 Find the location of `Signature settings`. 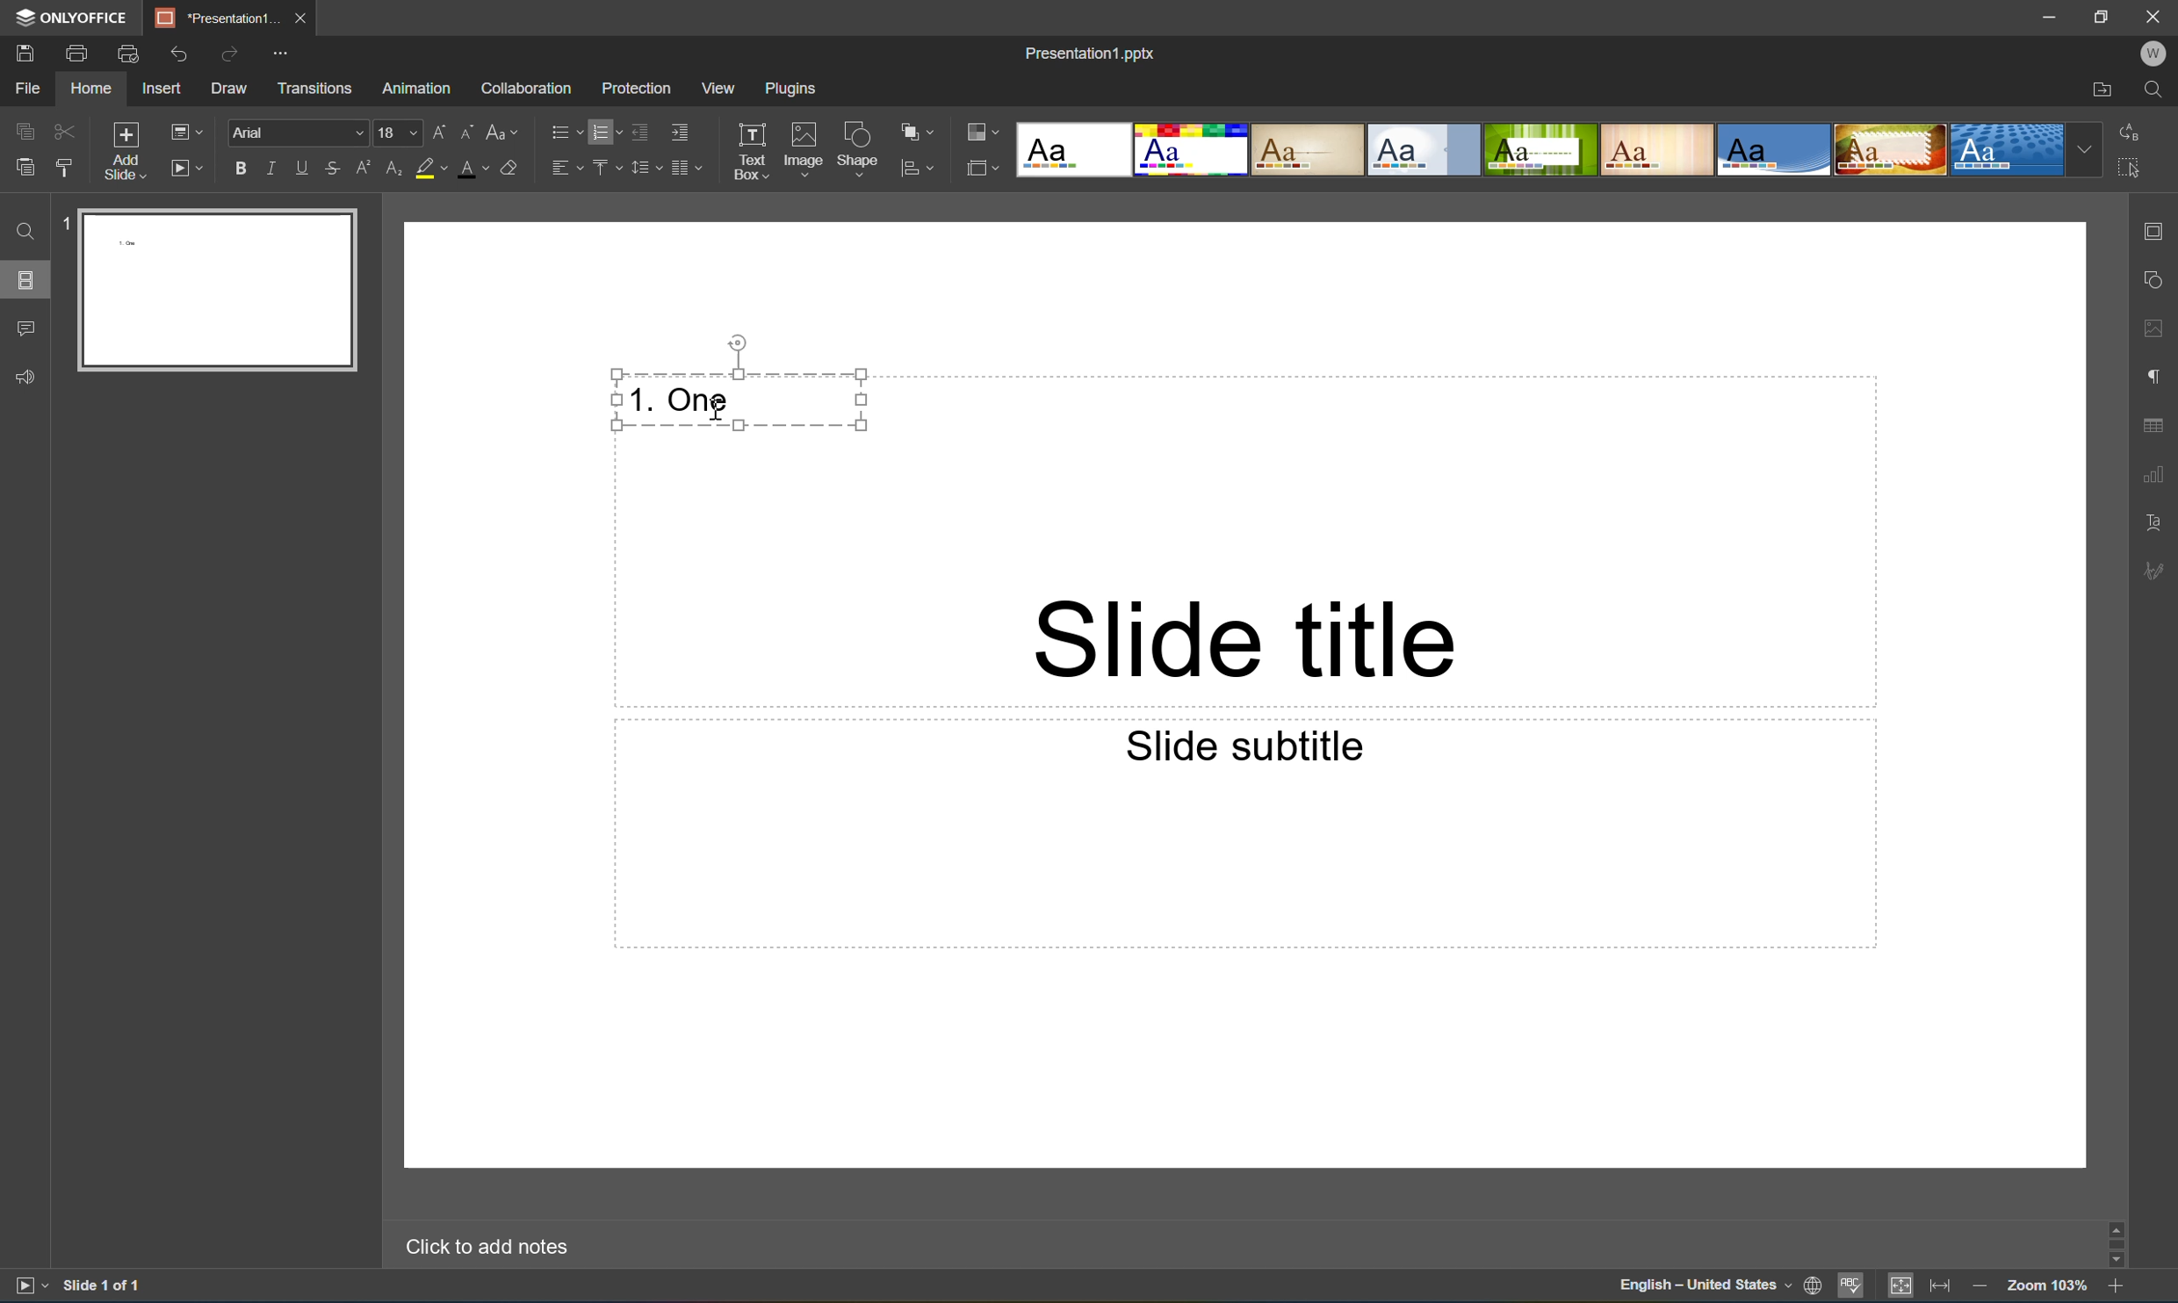

Signature settings is located at coordinates (2158, 571).